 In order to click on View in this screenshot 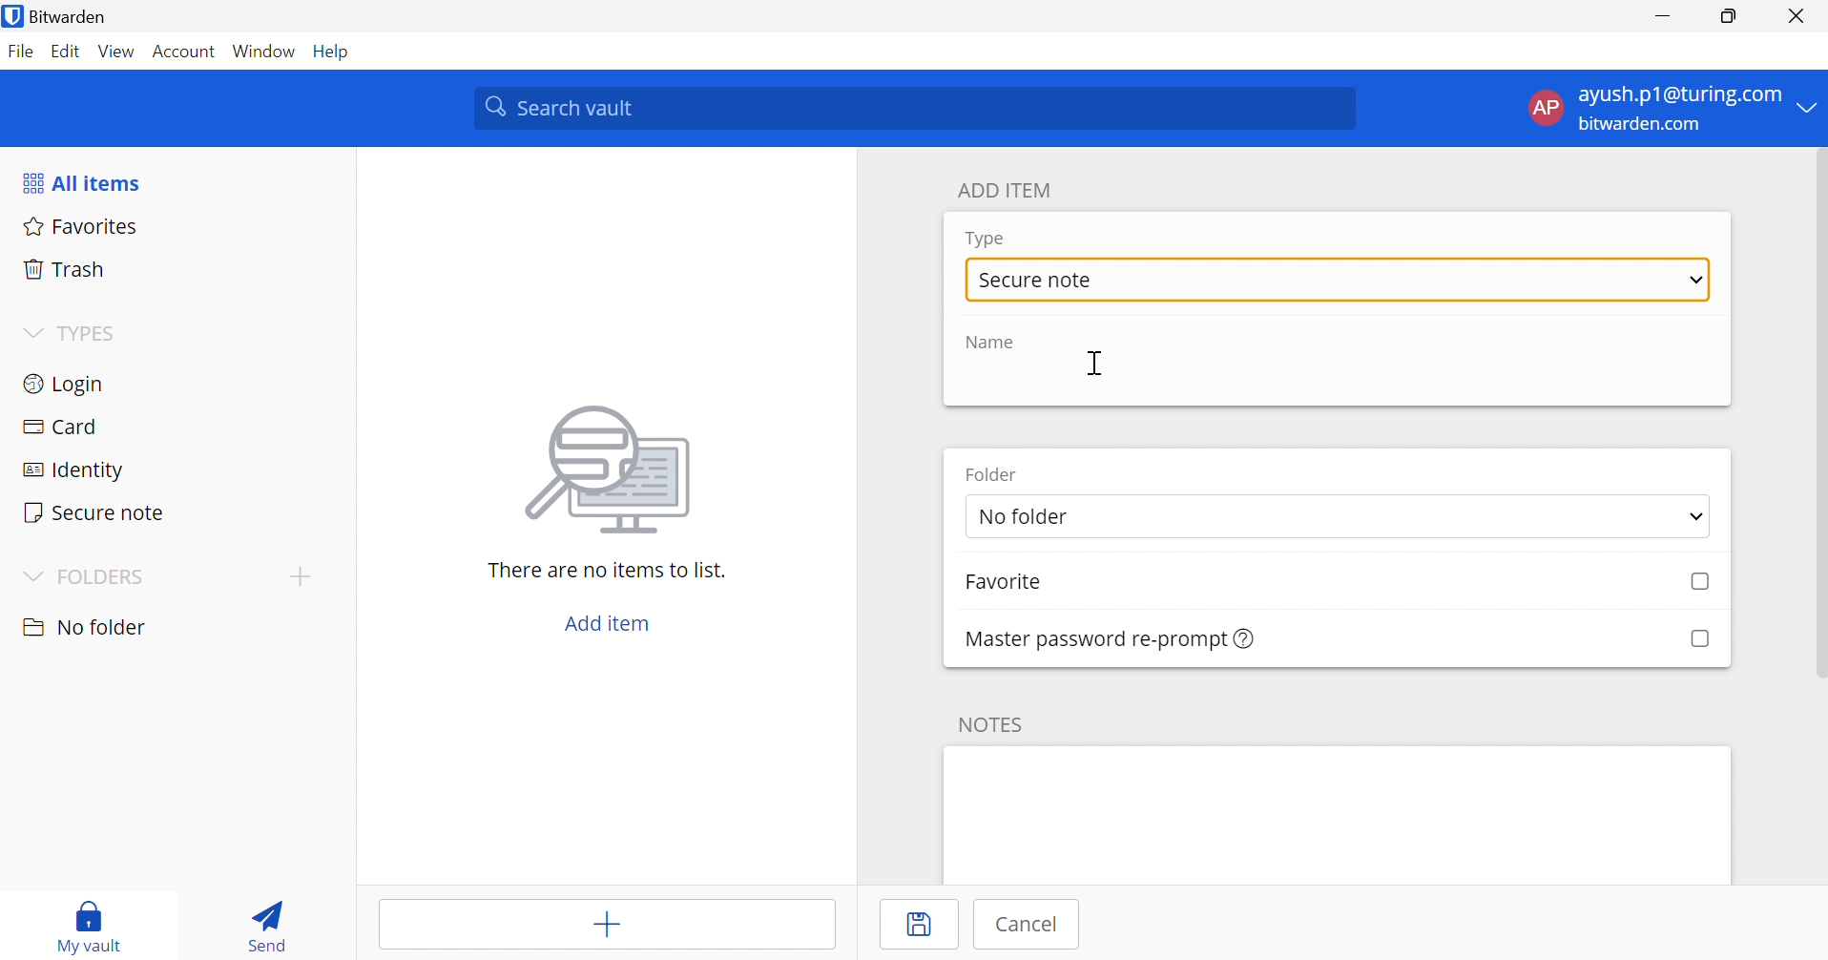, I will do `click(116, 51)`.